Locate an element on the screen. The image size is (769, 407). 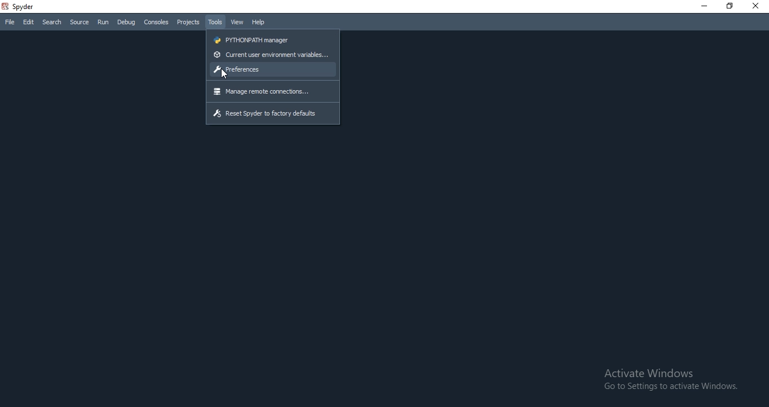
Tools is located at coordinates (214, 22).